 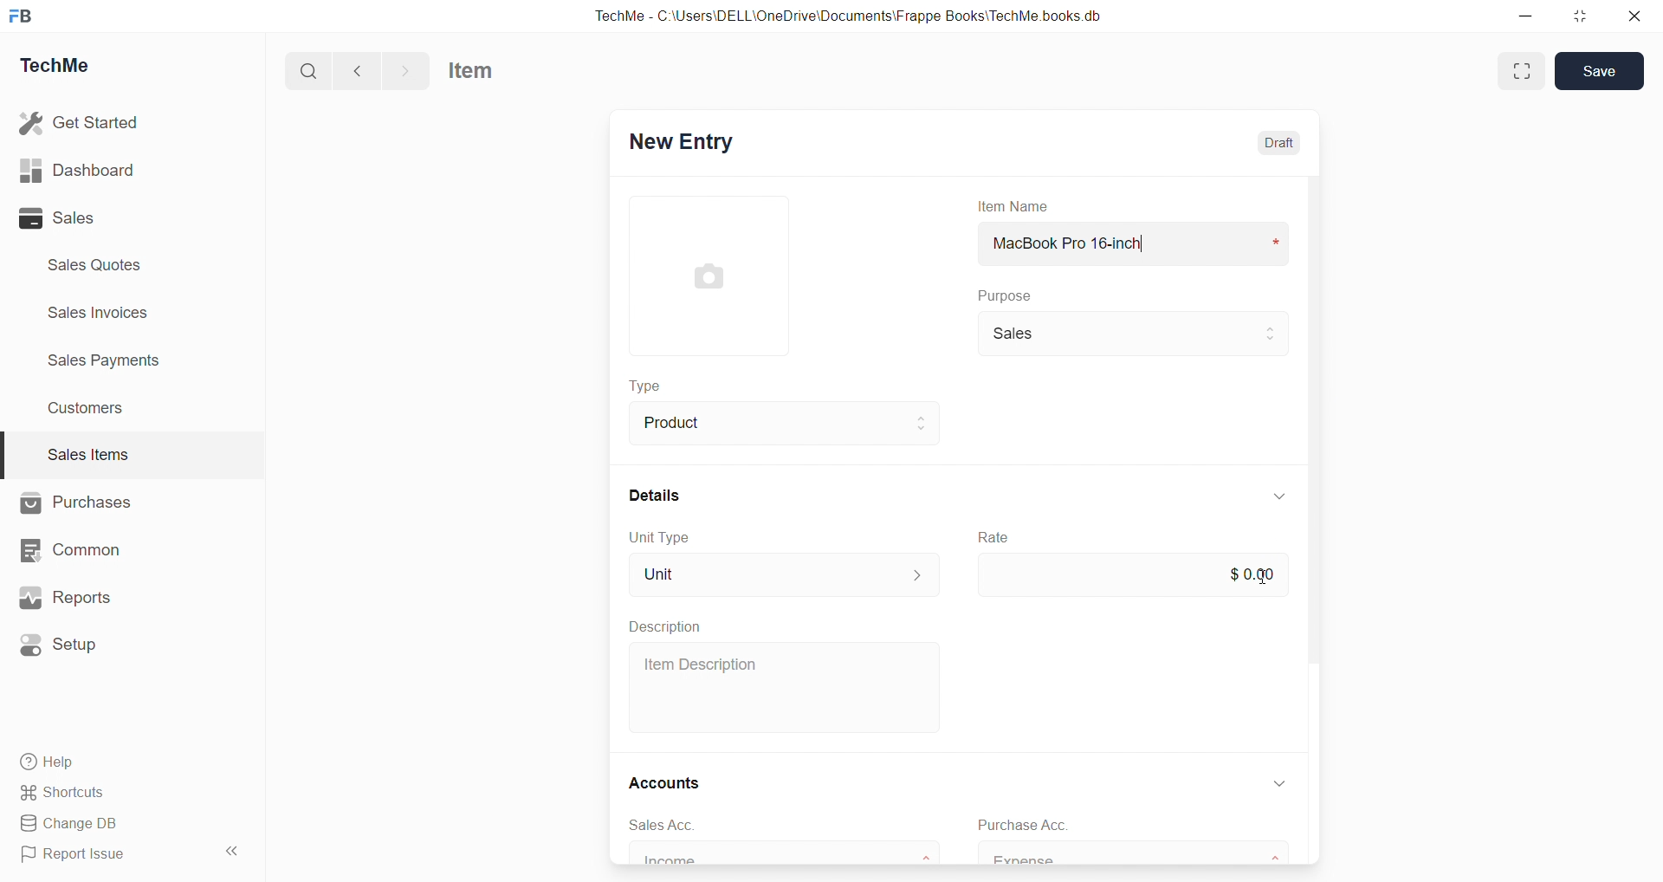 What do you see at coordinates (49, 762) in the screenshot?
I see `Help` at bounding box center [49, 762].